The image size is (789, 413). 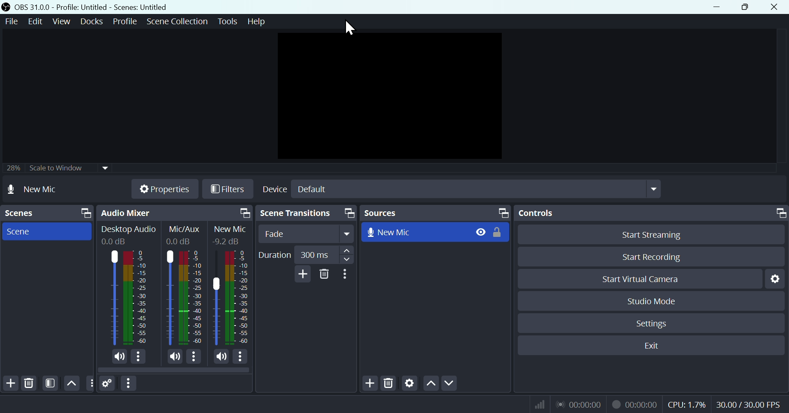 What do you see at coordinates (129, 383) in the screenshot?
I see `More options` at bounding box center [129, 383].